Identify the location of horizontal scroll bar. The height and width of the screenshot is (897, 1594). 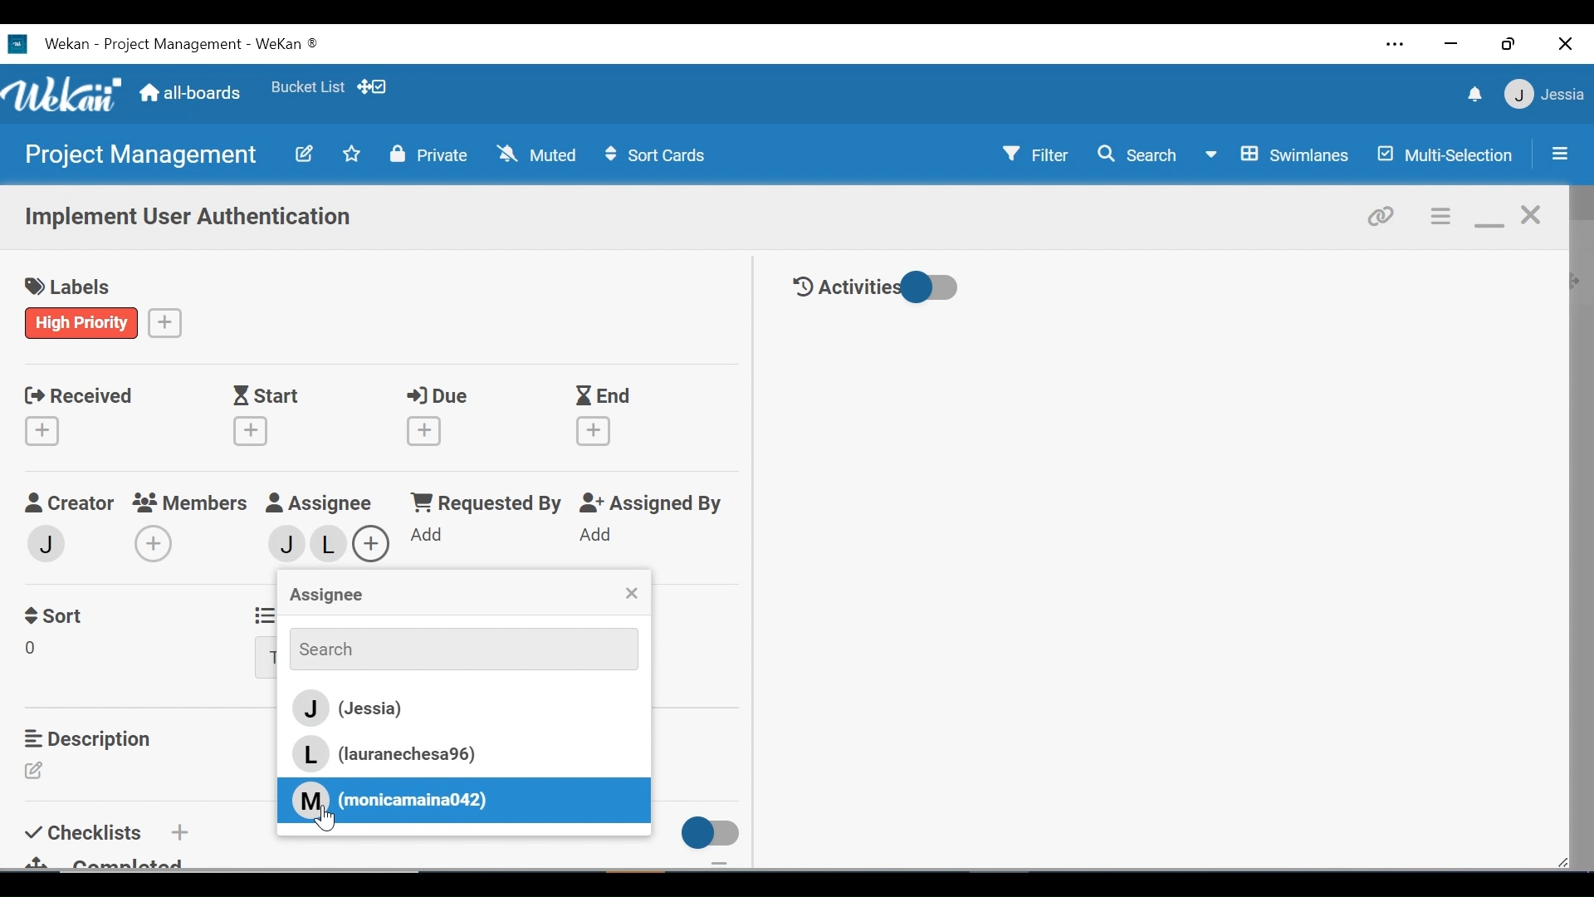
(289, 880).